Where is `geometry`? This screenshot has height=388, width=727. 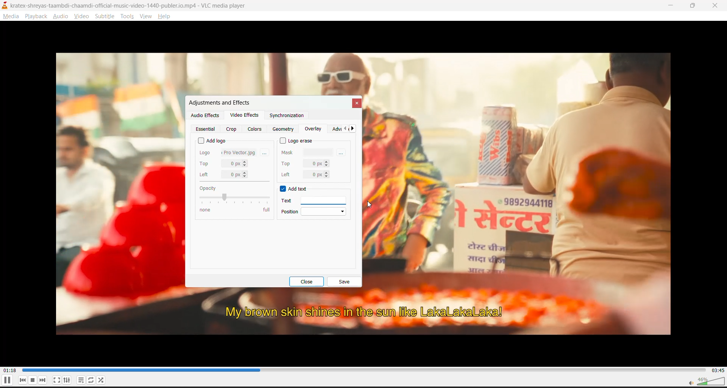 geometry is located at coordinates (284, 129).